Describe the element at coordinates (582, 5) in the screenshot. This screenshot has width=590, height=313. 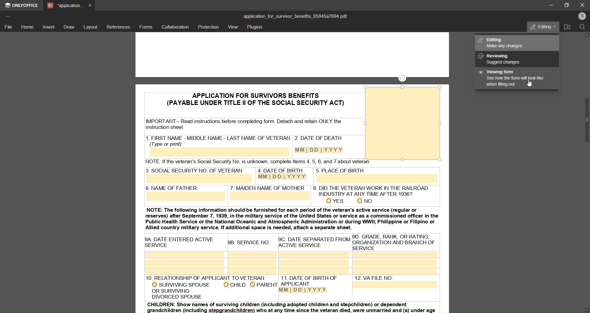
I see `close` at that location.